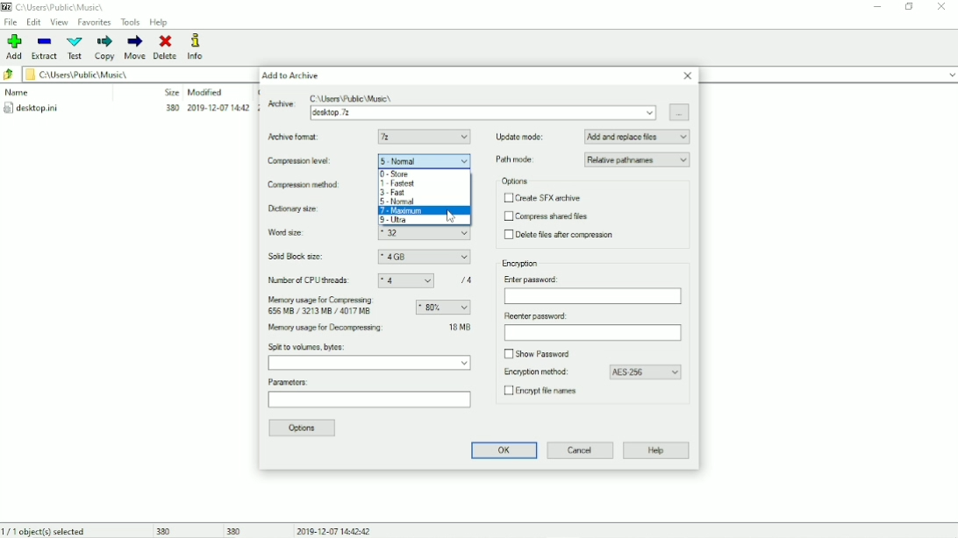 The image size is (958, 538). I want to click on Word size, so click(301, 233).